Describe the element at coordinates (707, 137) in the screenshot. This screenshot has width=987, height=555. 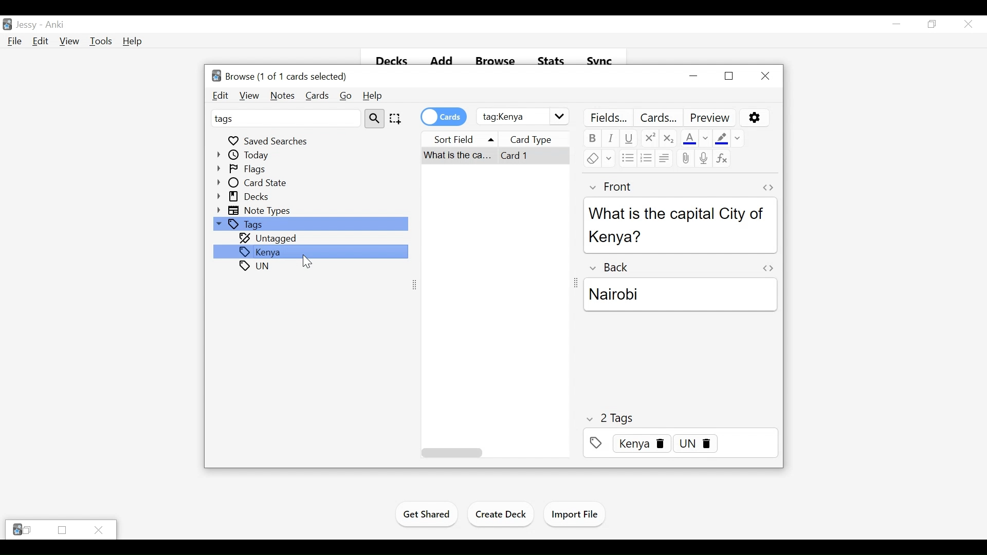
I see `Change Color` at that location.